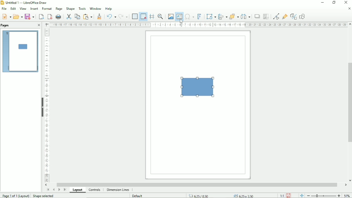  What do you see at coordinates (20, 52) in the screenshot?
I see `Preview` at bounding box center [20, 52].